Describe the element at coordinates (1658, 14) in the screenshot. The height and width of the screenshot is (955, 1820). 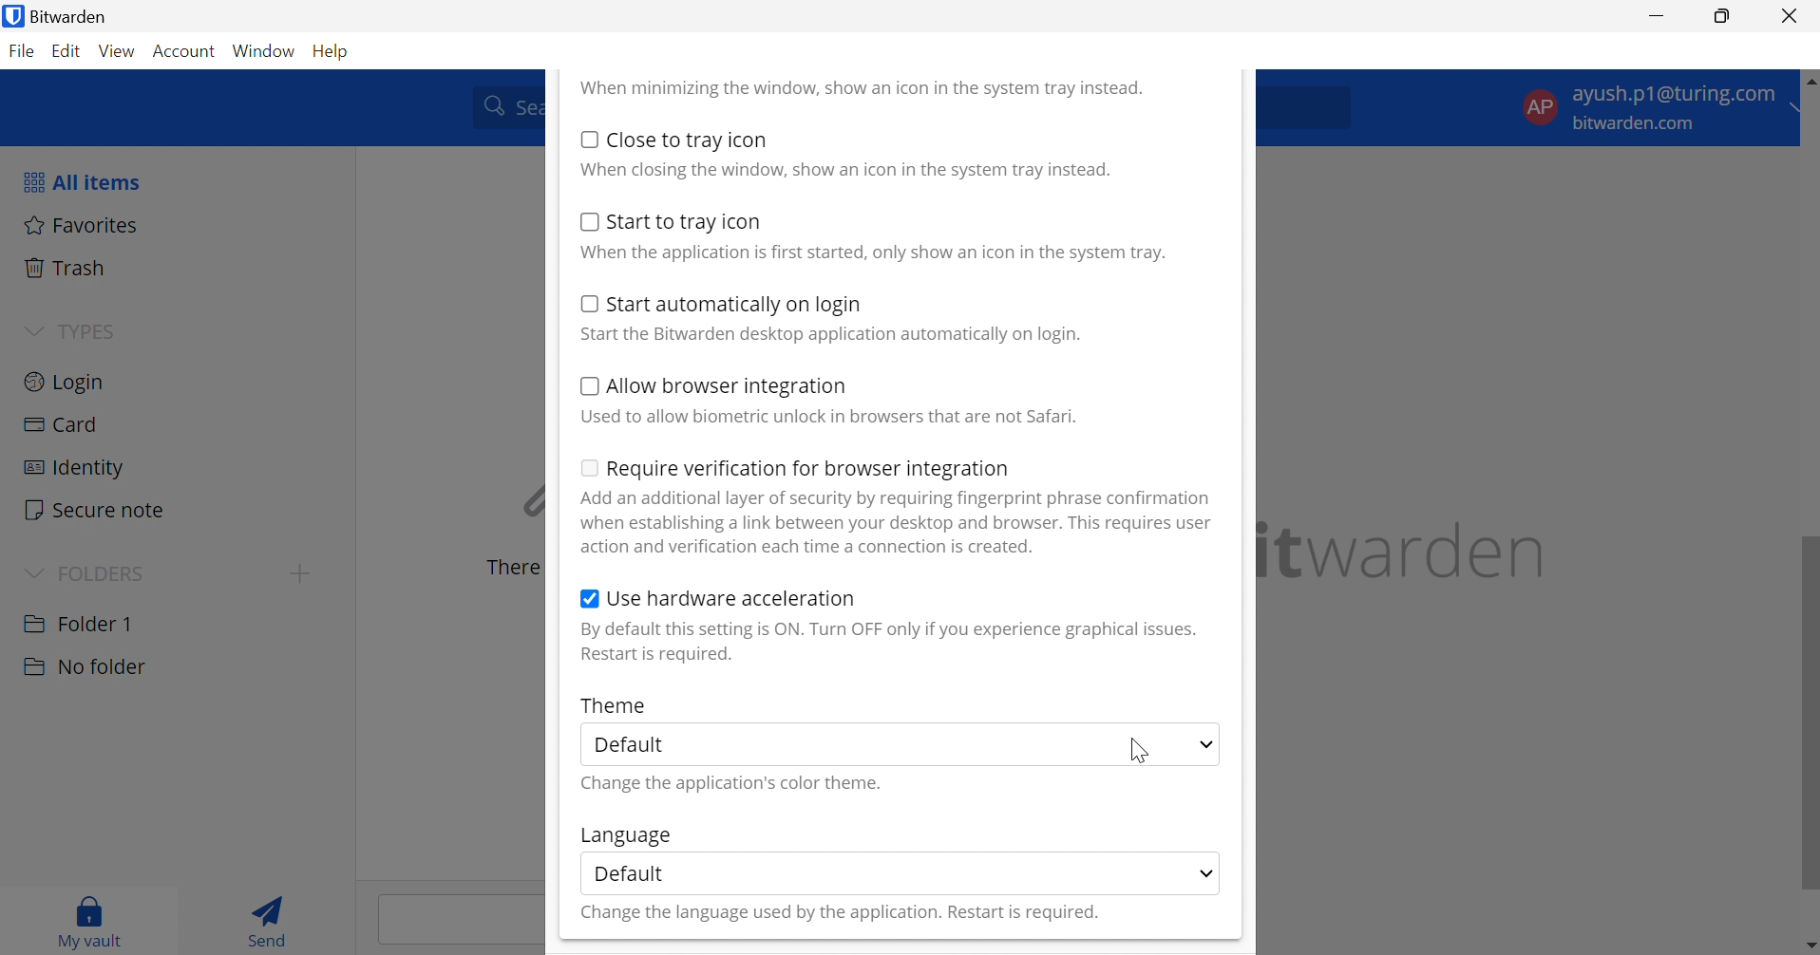
I see `Minimize` at that location.